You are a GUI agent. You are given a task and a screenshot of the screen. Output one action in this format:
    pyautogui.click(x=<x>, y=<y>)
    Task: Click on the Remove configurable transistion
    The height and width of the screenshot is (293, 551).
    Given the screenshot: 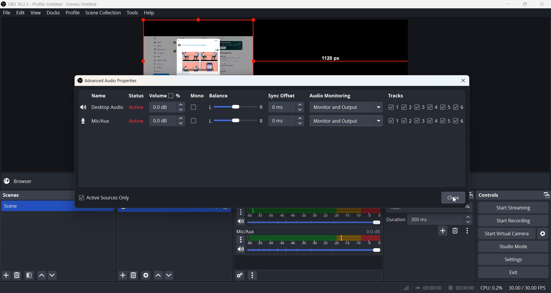 What is the action you would take?
    pyautogui.click(x=456, y=231)
    